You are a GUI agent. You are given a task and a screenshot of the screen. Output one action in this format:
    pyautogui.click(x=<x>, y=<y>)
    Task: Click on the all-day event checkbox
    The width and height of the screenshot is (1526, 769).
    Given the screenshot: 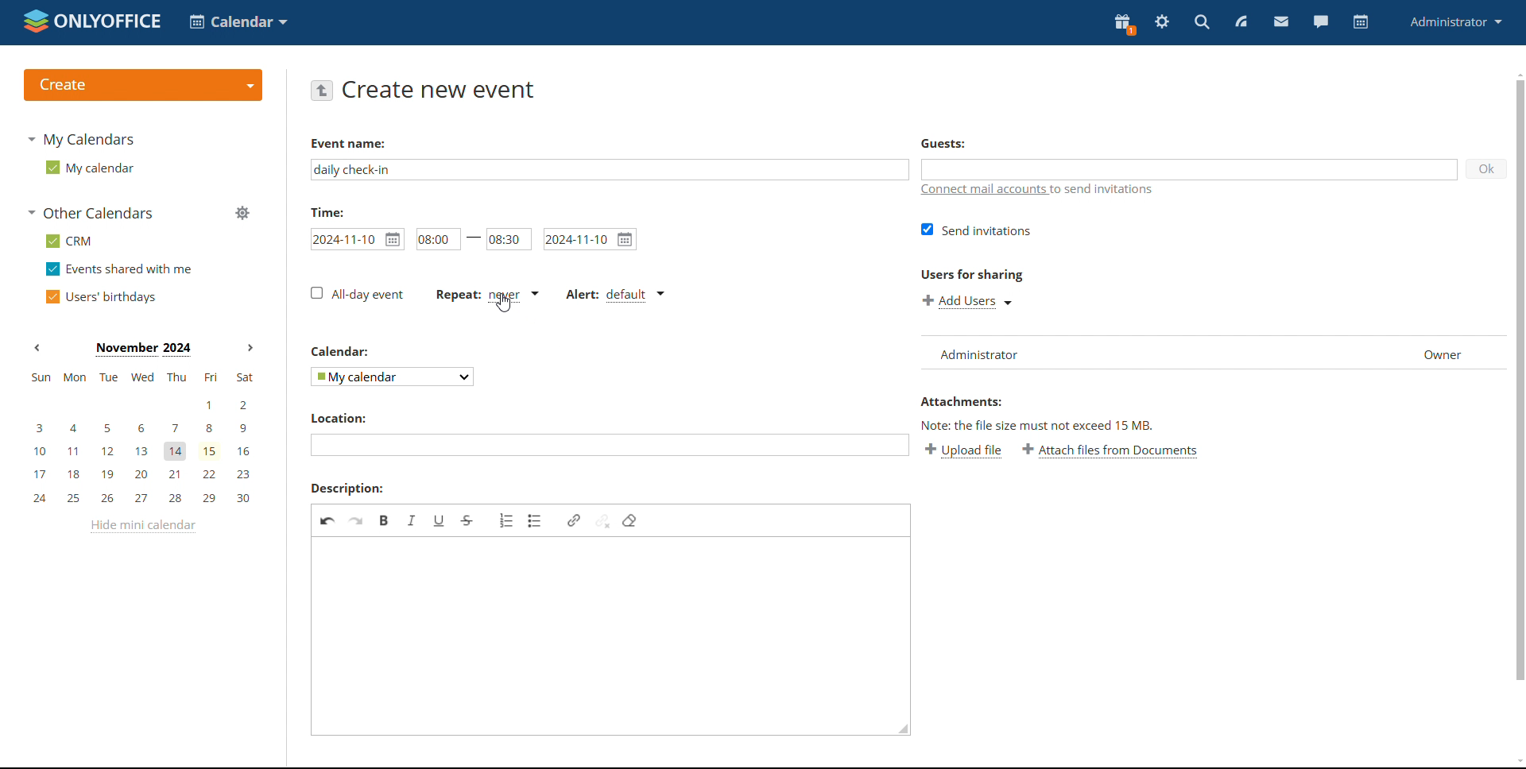 What is the action you would take?
    pyautogui.click(x=355, y=294)
    